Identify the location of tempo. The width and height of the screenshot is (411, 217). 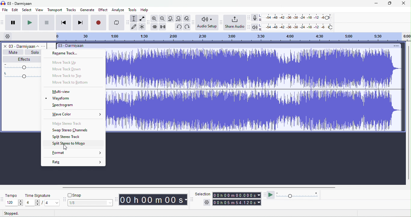
(11, 195).